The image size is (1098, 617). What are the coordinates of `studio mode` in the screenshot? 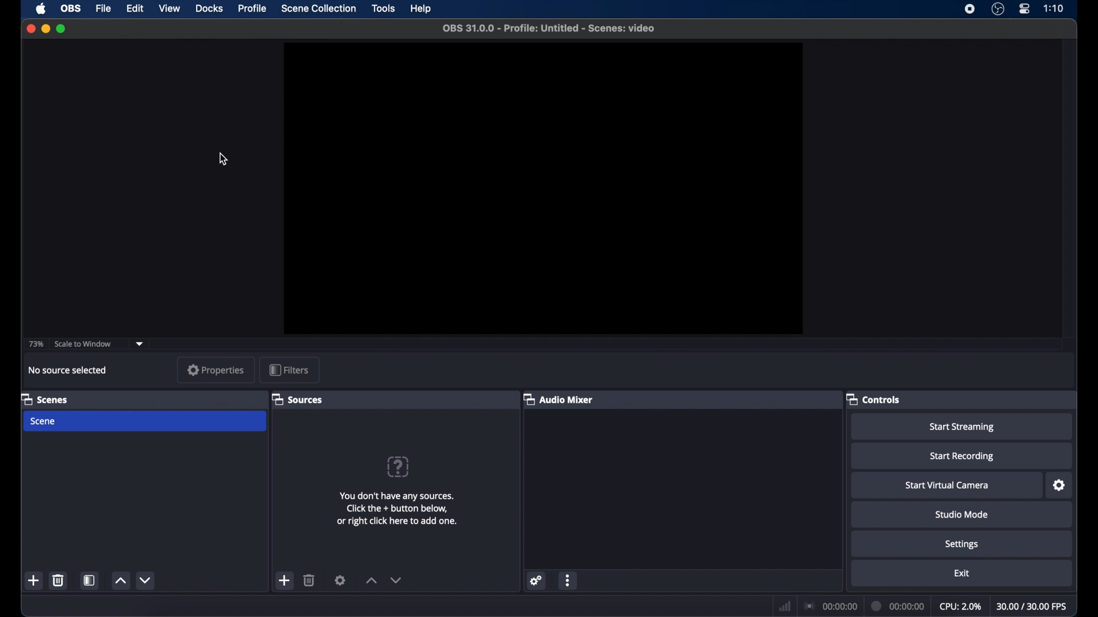 It's located at (964, 515).